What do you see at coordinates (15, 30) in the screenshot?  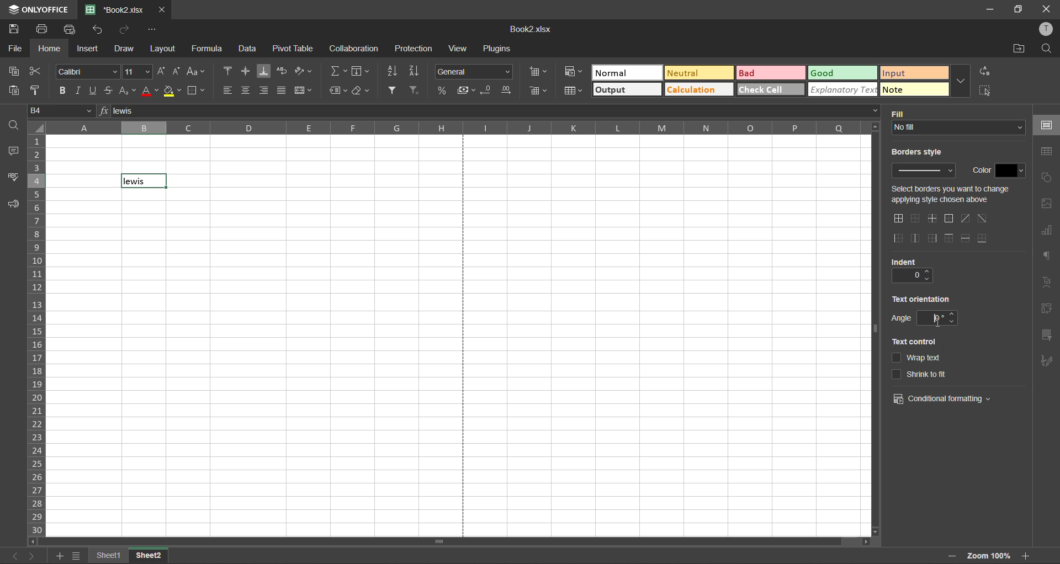 I see `save` at bounding box center [15, 30].